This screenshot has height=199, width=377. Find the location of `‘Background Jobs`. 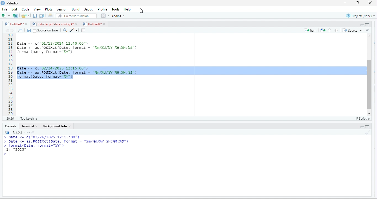

‘Background Jobs is located at coordinates (54, 127).